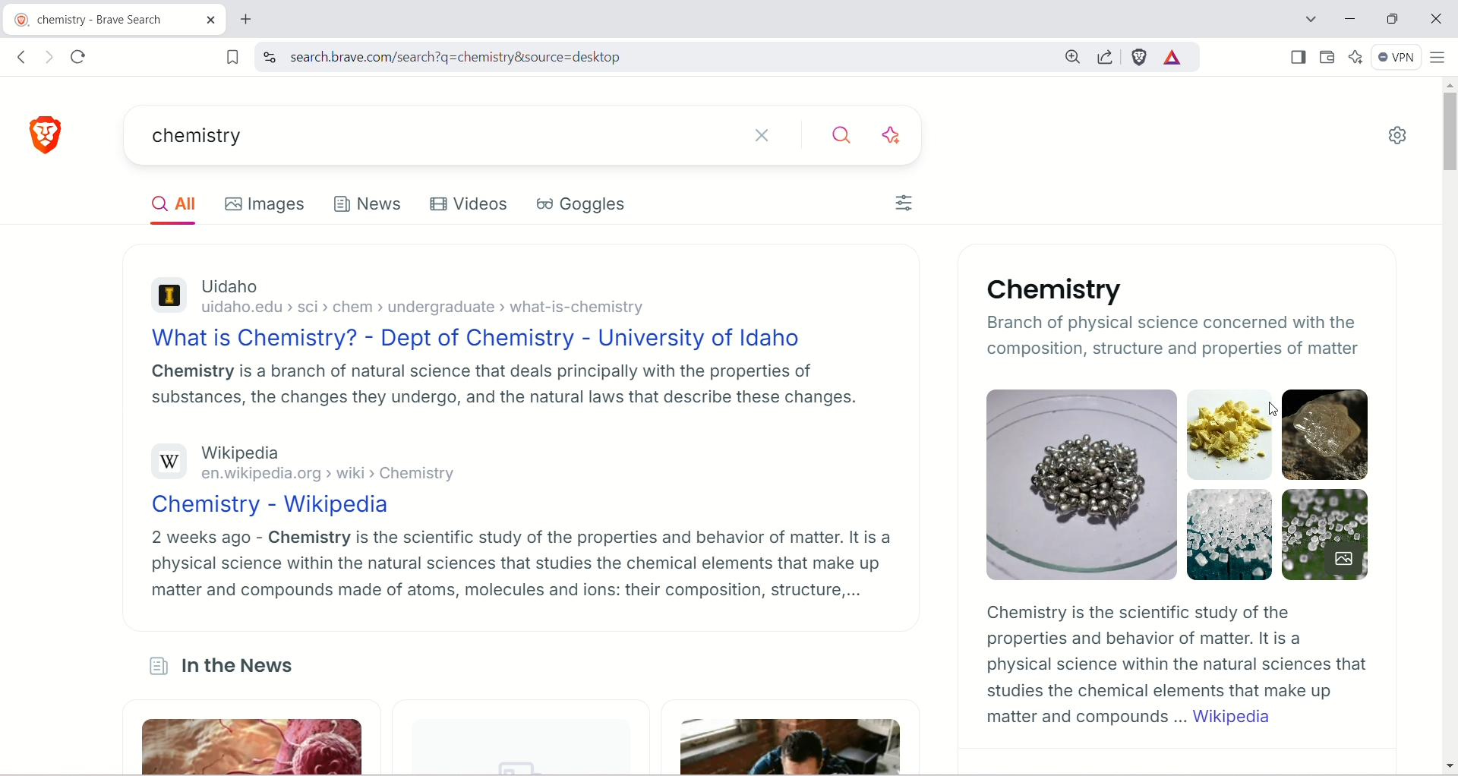 The image size is (1458, 776). What do you see at coordinates (1070, 56) in the screenshot?
I see `Zoom ` at bounding box center [1070, 56].